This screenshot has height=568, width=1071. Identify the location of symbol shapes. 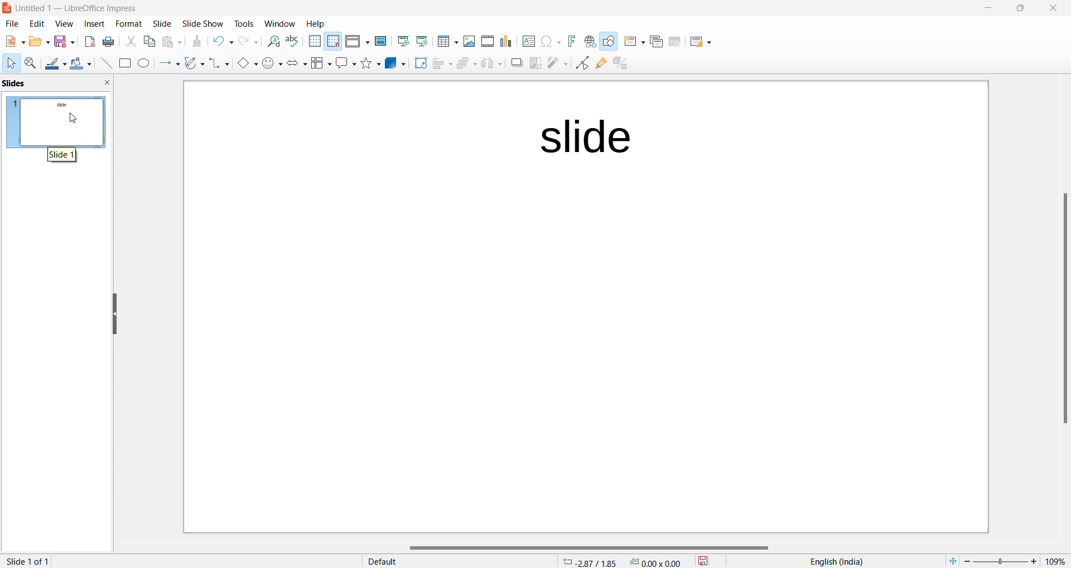
(272, 63).